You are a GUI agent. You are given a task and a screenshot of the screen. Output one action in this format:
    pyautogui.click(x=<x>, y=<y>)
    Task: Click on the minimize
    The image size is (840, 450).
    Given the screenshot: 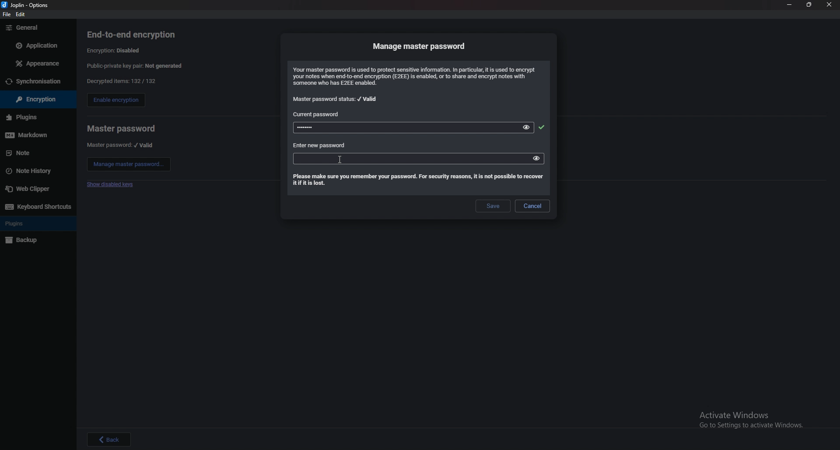 What is the action you would take?
    pyautogui.click(x=789, y=5)
    